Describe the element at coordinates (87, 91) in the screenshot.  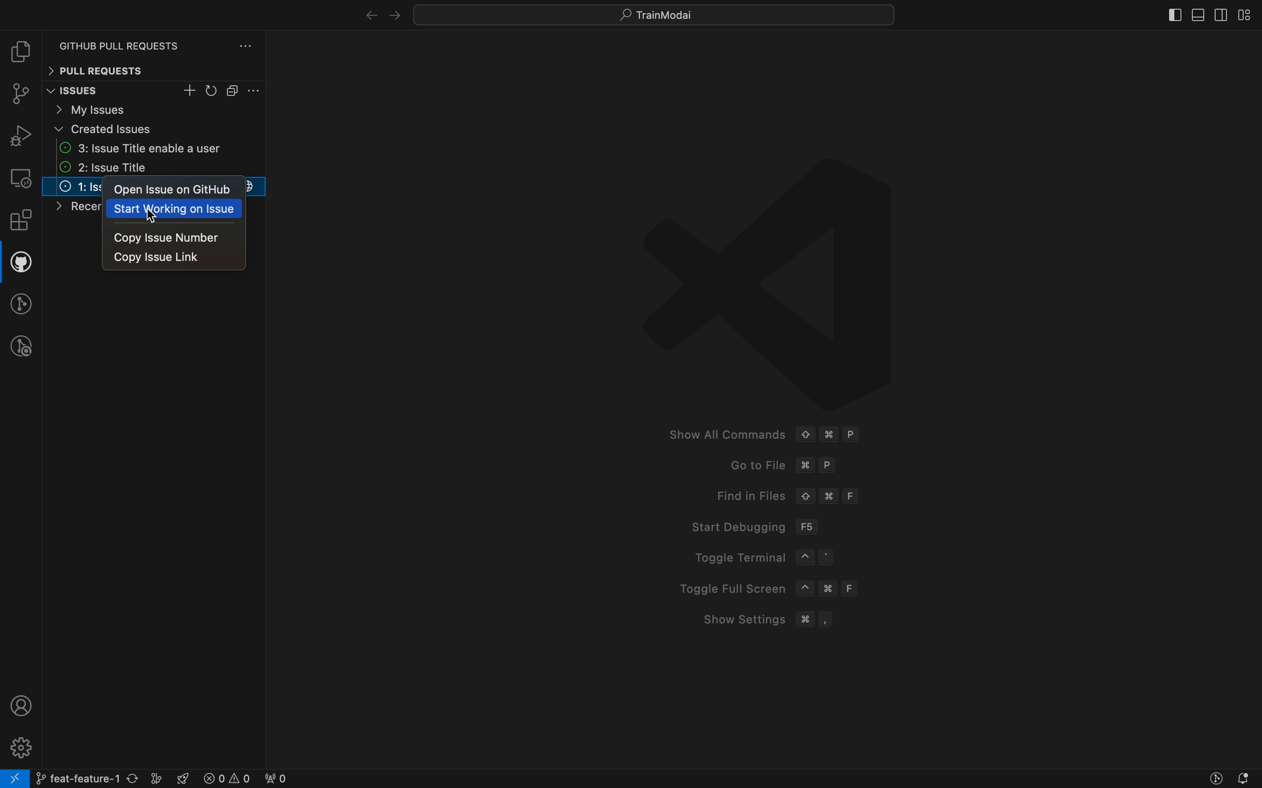
I see `issues` at that location.